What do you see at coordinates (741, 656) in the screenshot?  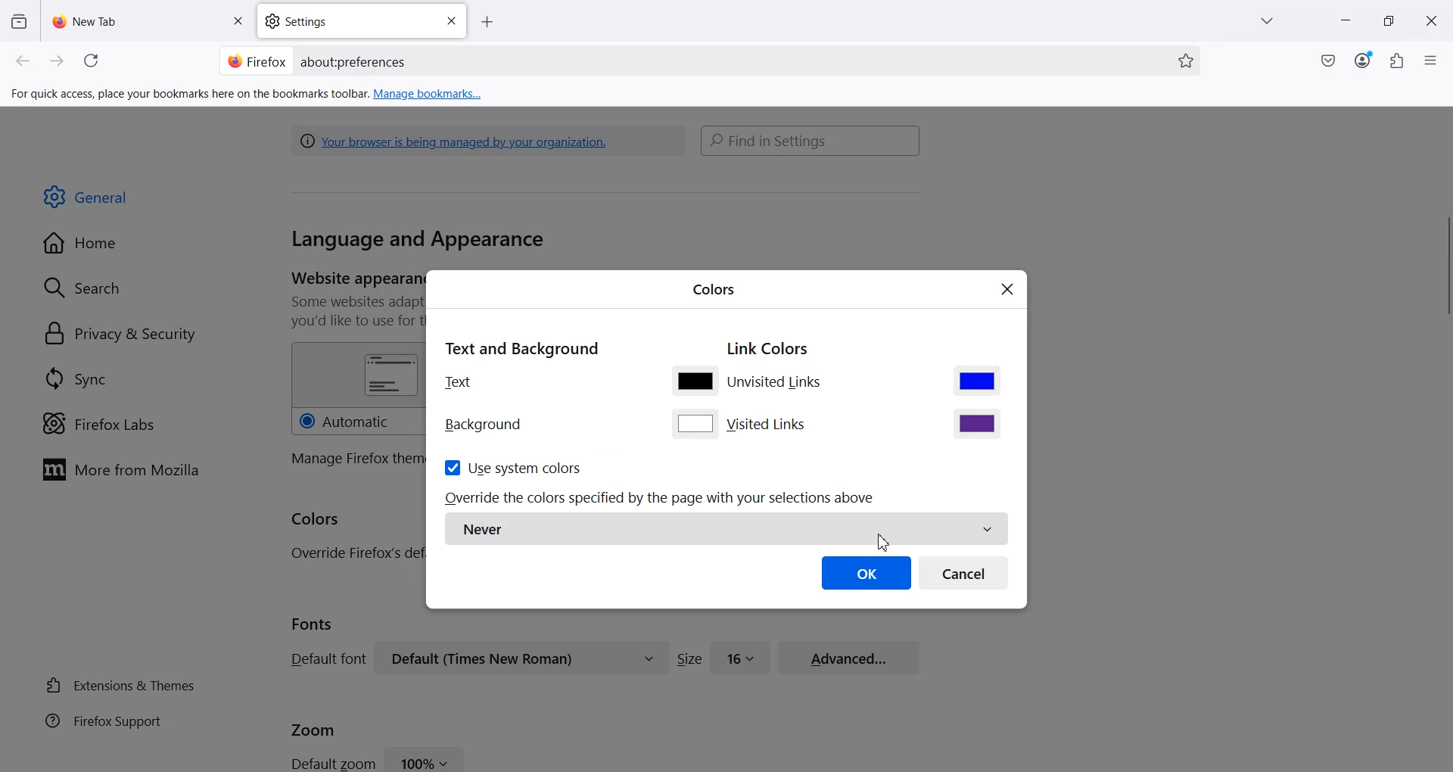 I see `16` at bounding box center [741, 656].